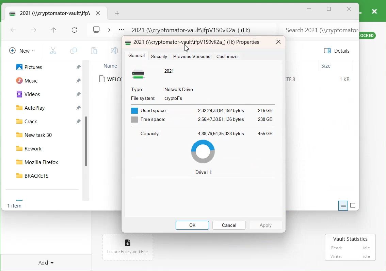 The image size is (386, 271). What do you see at coordinates (24, 121) in the screenshot?
I see `Crack` at bounding box center [24, 121].